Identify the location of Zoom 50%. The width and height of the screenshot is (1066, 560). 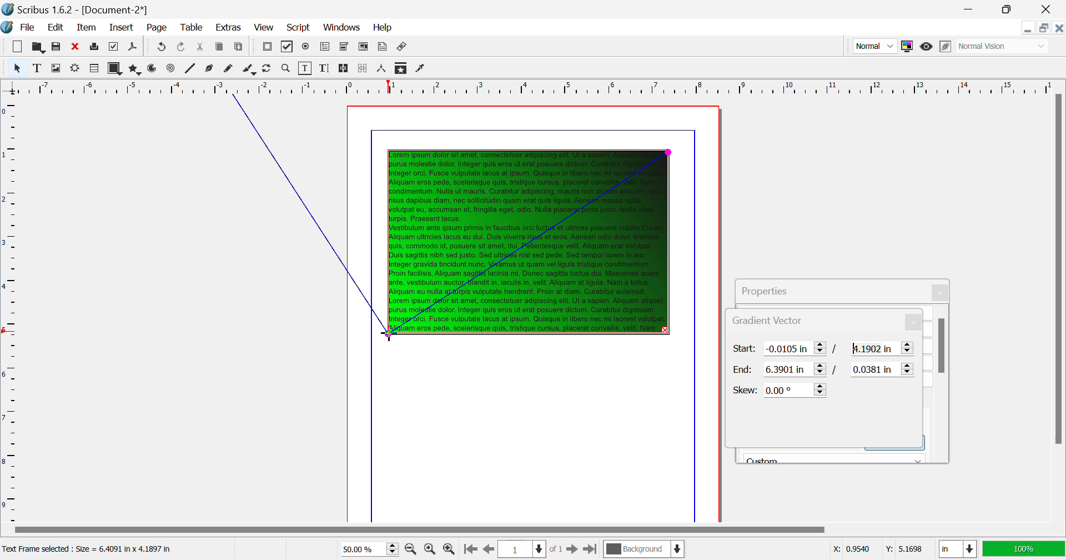
(365, 549).